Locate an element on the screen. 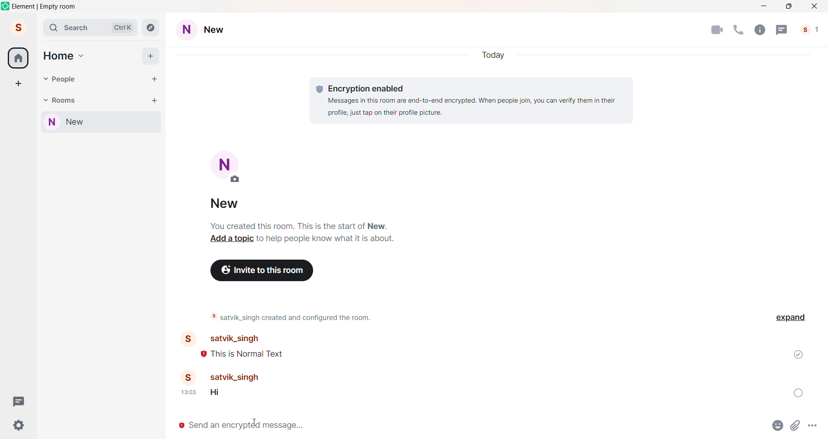  Expand is located at coordinates (791, 317).